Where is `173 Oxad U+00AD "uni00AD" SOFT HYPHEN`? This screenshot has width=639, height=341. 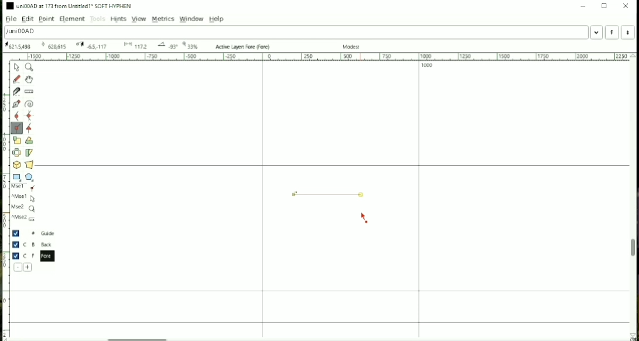
173 Oxad U+00AD "uni00AD" SOFT HYPHEN is located at coordinates (19, 46).